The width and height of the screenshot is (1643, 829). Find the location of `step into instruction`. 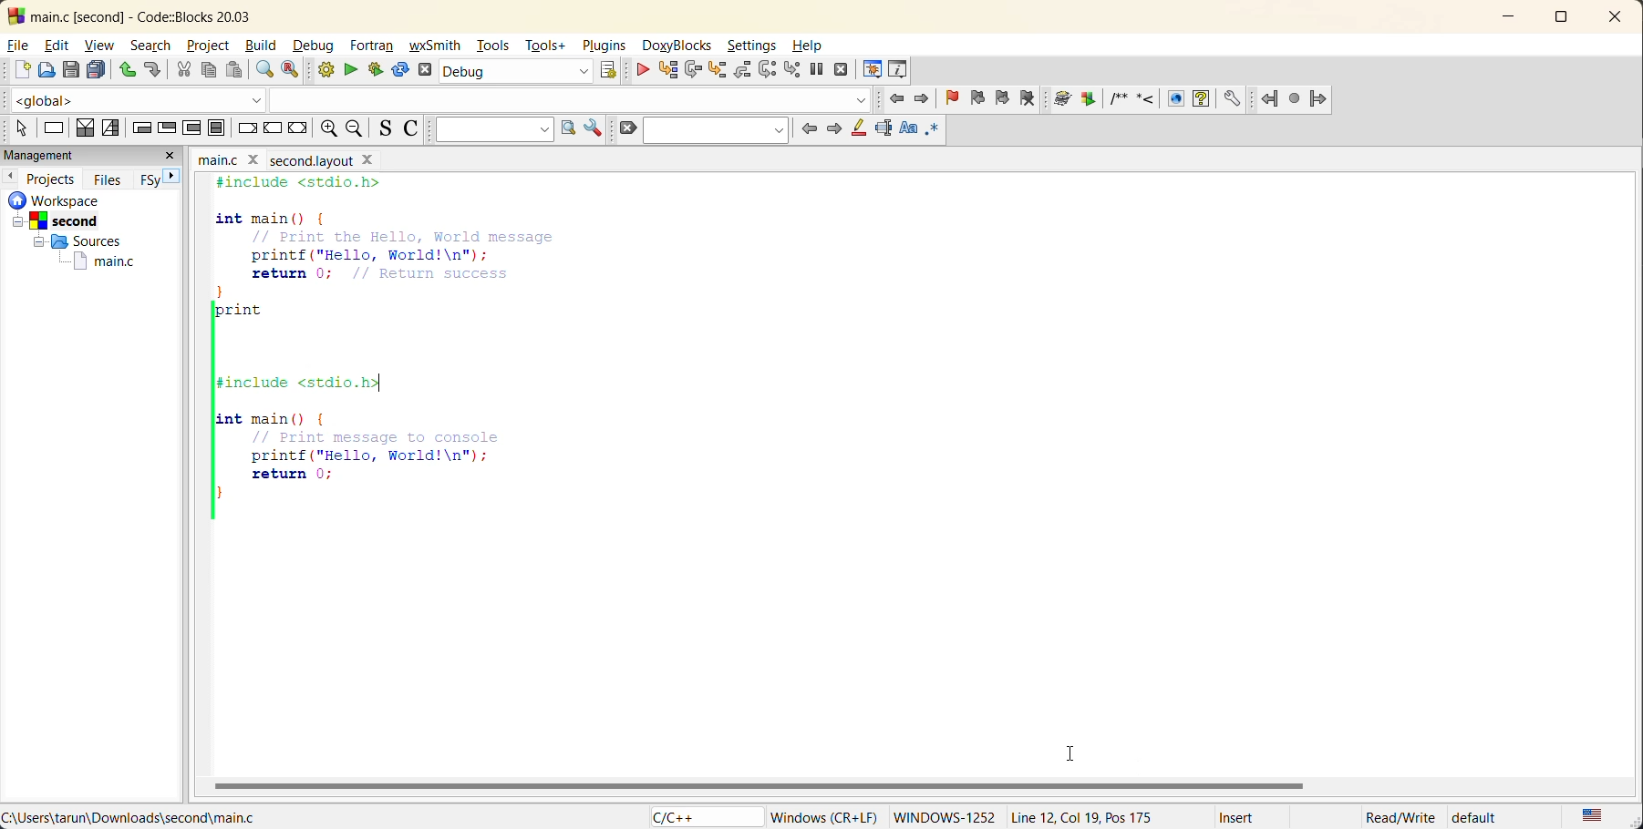

step into instruction is located at coordinates (795, 68).